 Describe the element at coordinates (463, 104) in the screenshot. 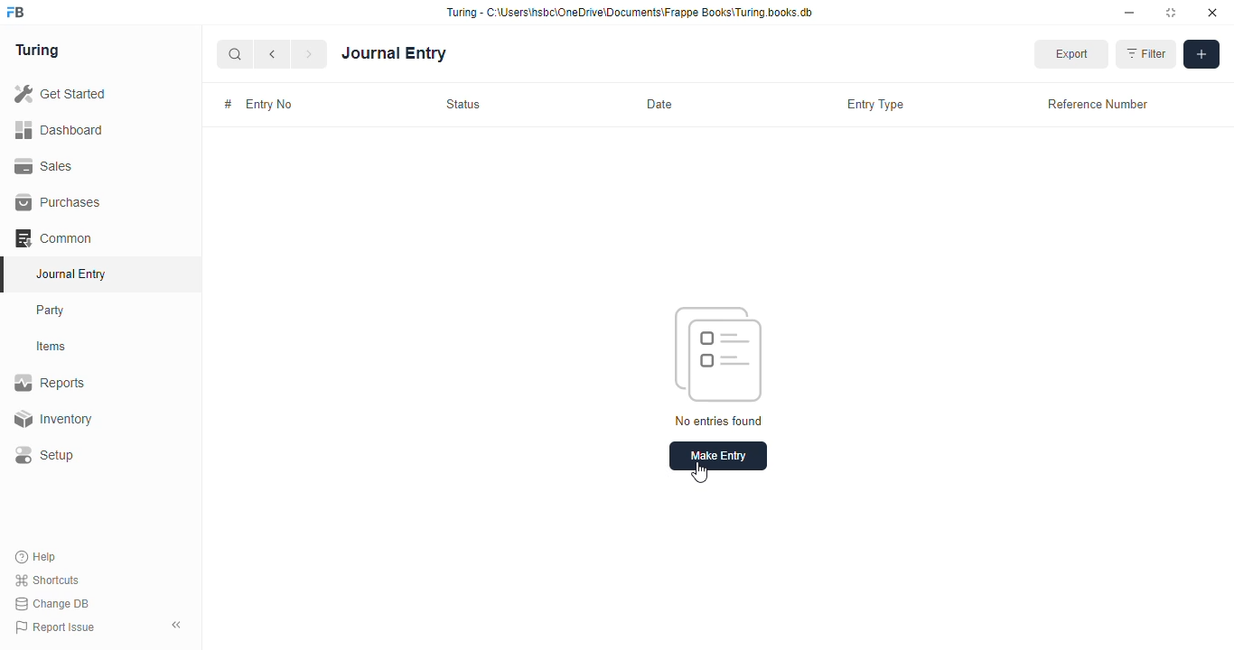

I see `status` at that location.